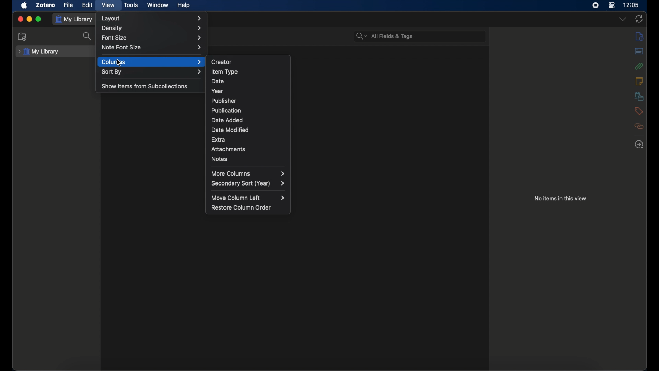  Describe the element at coordinates (22, 36) in the screenshot. I see `new collection` at that location.